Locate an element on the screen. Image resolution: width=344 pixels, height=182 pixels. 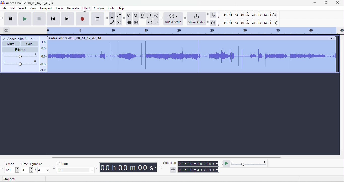
fit project to width is located at coordinates (149, 15).